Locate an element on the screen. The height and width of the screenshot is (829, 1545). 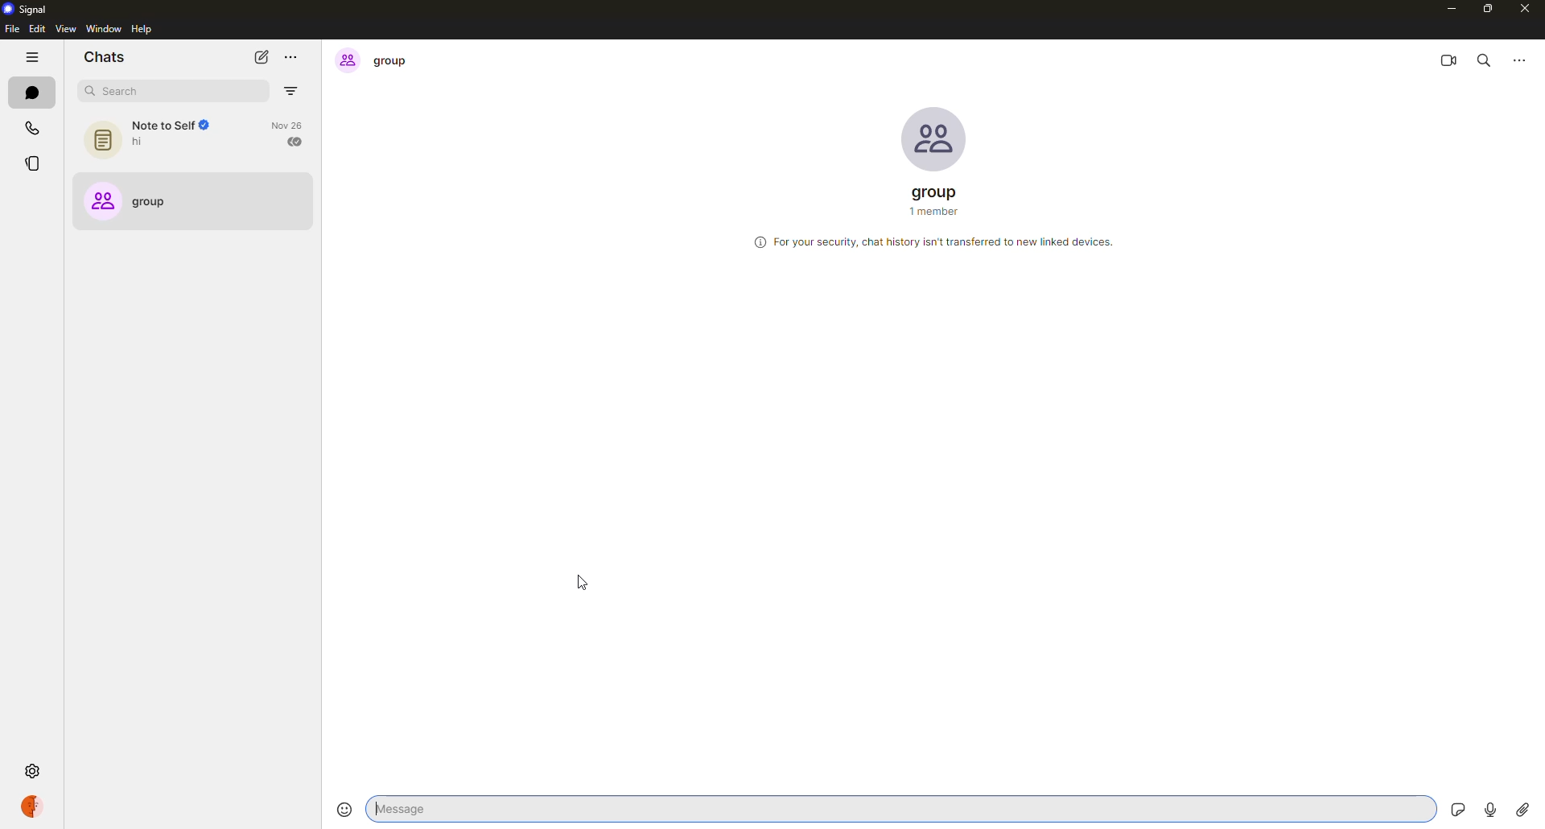
view is located at coordinates (64, 30).